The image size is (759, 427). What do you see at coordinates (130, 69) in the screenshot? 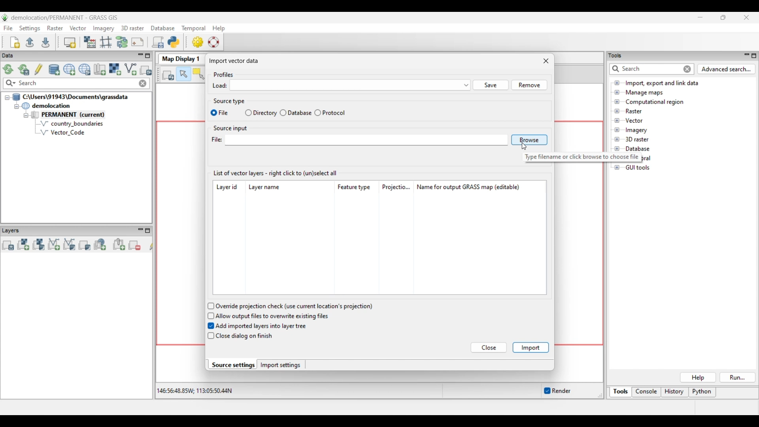
I see `Import vector data, current selection` at bounding box center [130, 69].